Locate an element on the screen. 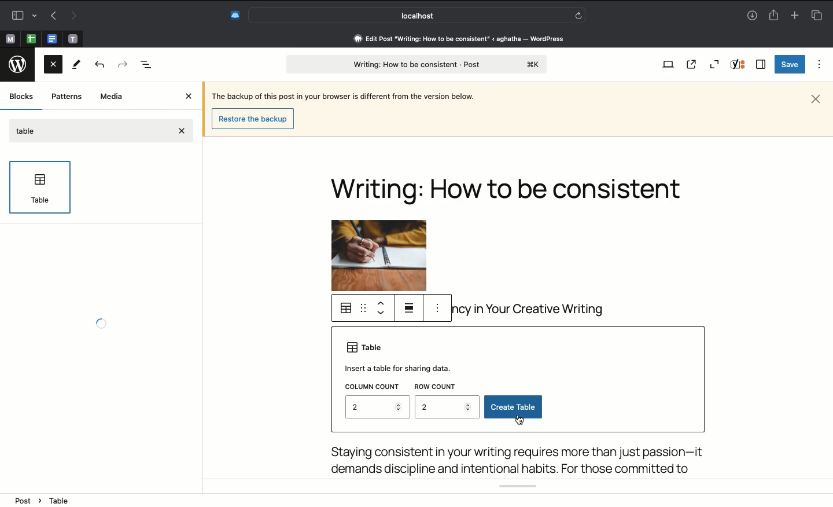  Yoast SEO is located at coordinates (519, 487).